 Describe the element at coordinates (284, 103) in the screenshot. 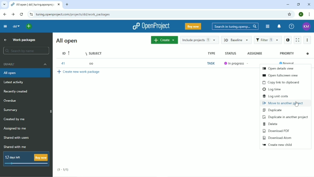

I see `Move to another project` at that location.